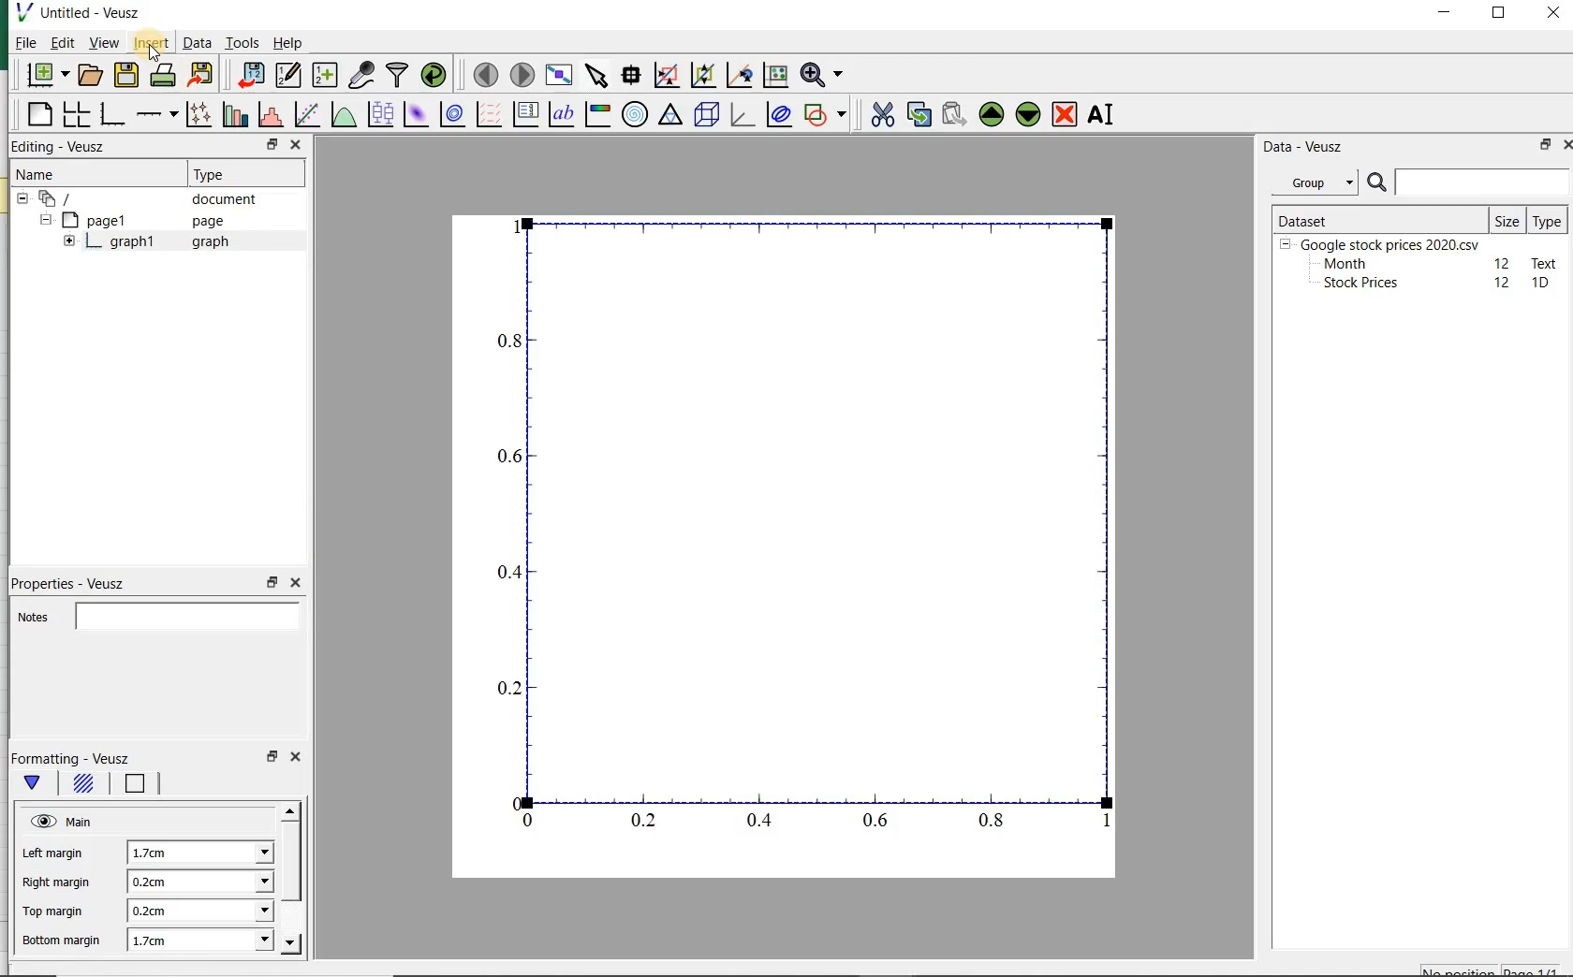 The width and height of the screenshot is (1573, 977). I want to click on 3d graph, so click(742, 116).